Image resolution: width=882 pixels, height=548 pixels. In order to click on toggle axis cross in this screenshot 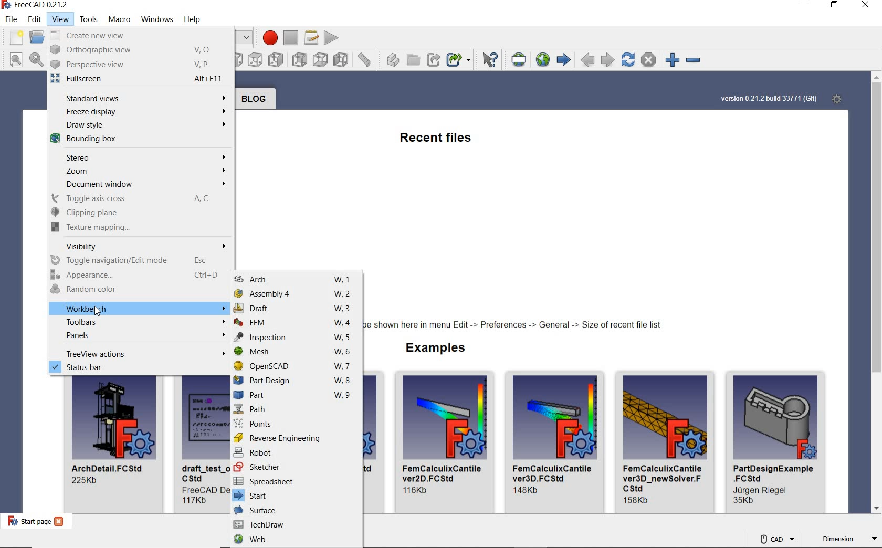, I will do `click(140, 199)`.